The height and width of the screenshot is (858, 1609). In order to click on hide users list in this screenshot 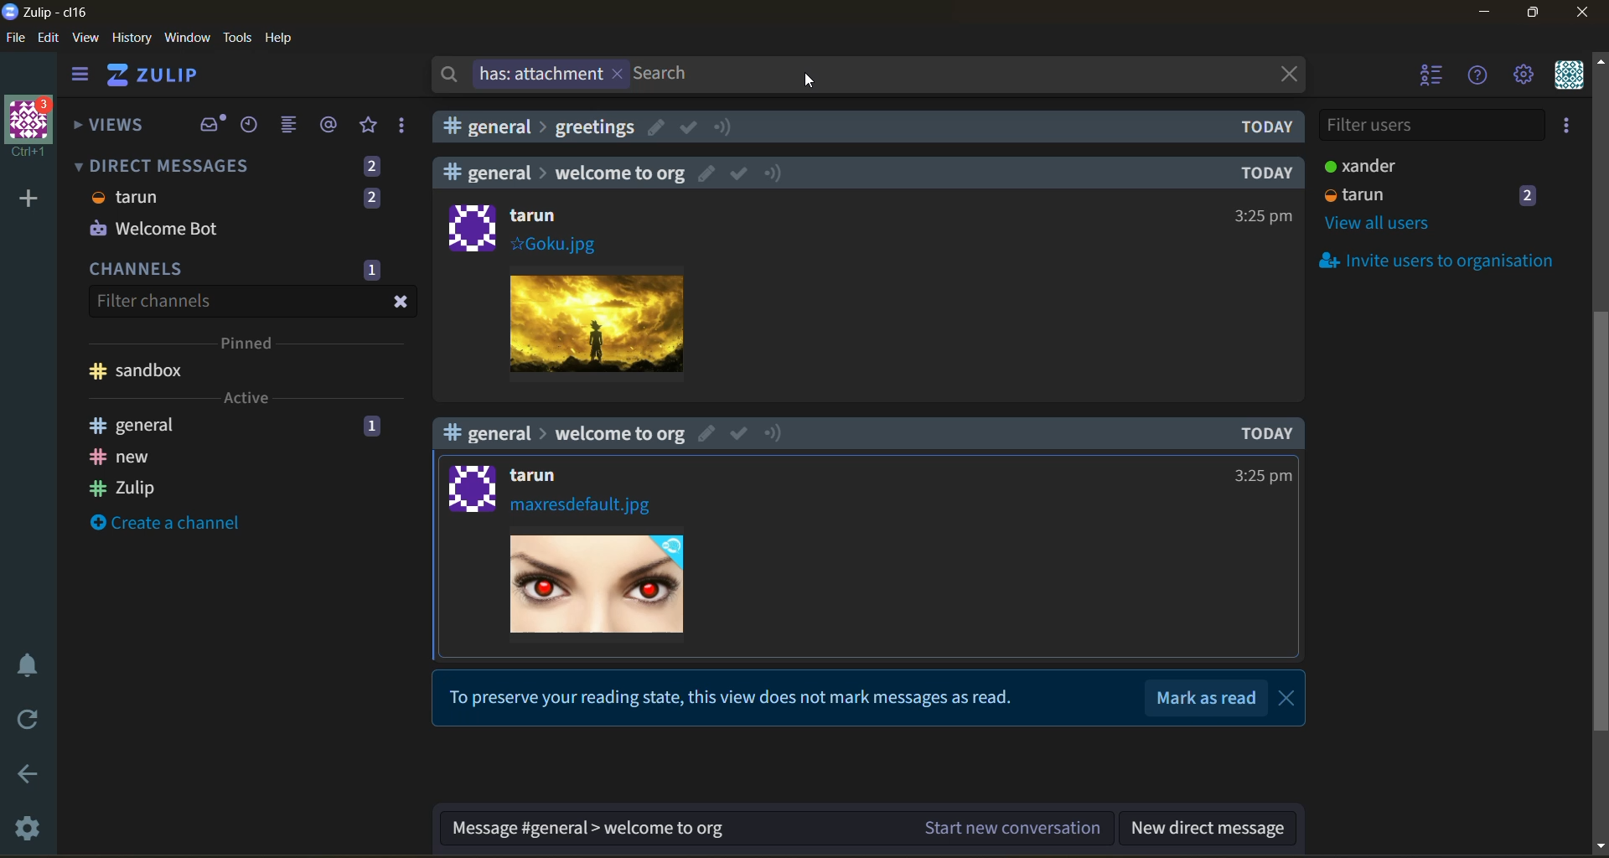, I will do `click(1428, 75)`.